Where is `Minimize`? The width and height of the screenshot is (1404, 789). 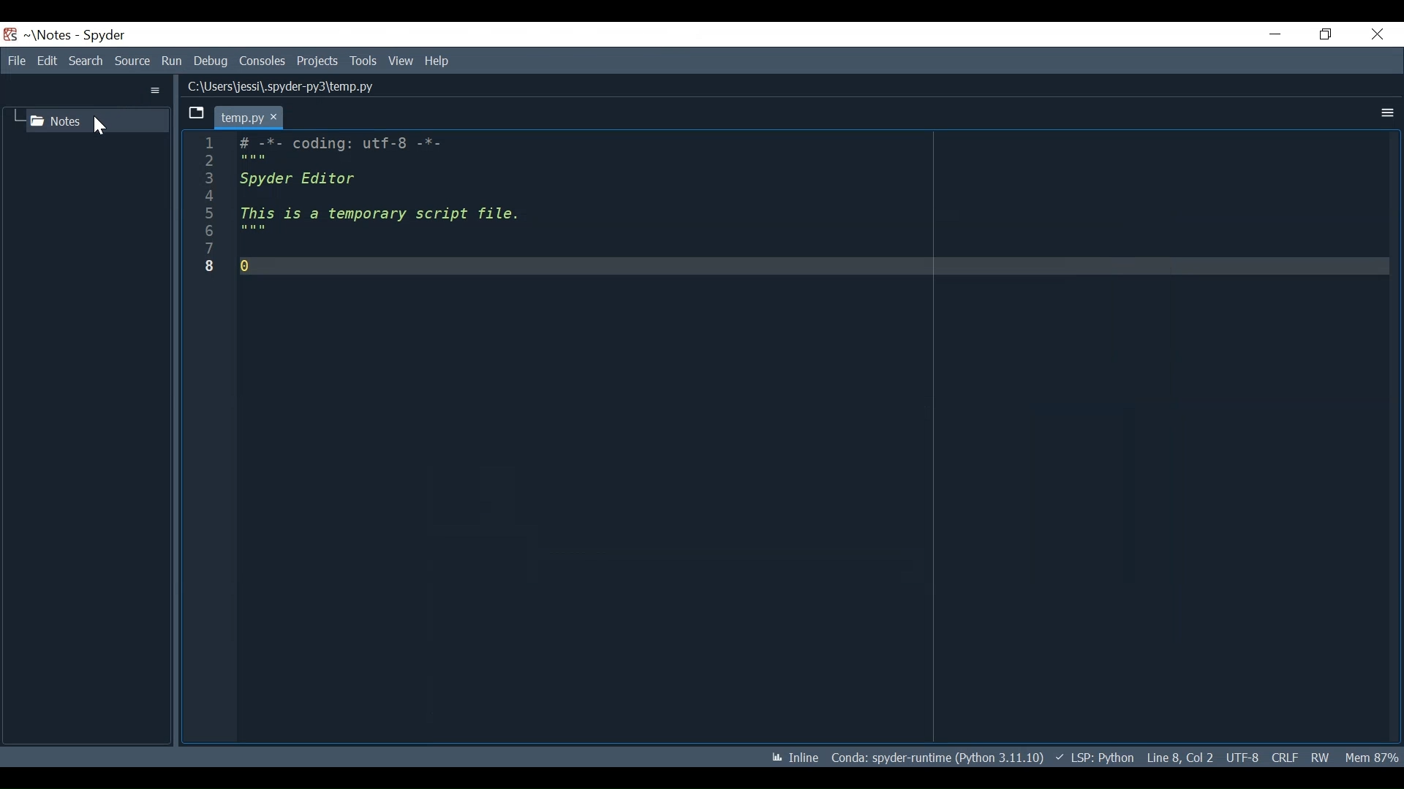
Minimize is located at coordinates (1275, 33).